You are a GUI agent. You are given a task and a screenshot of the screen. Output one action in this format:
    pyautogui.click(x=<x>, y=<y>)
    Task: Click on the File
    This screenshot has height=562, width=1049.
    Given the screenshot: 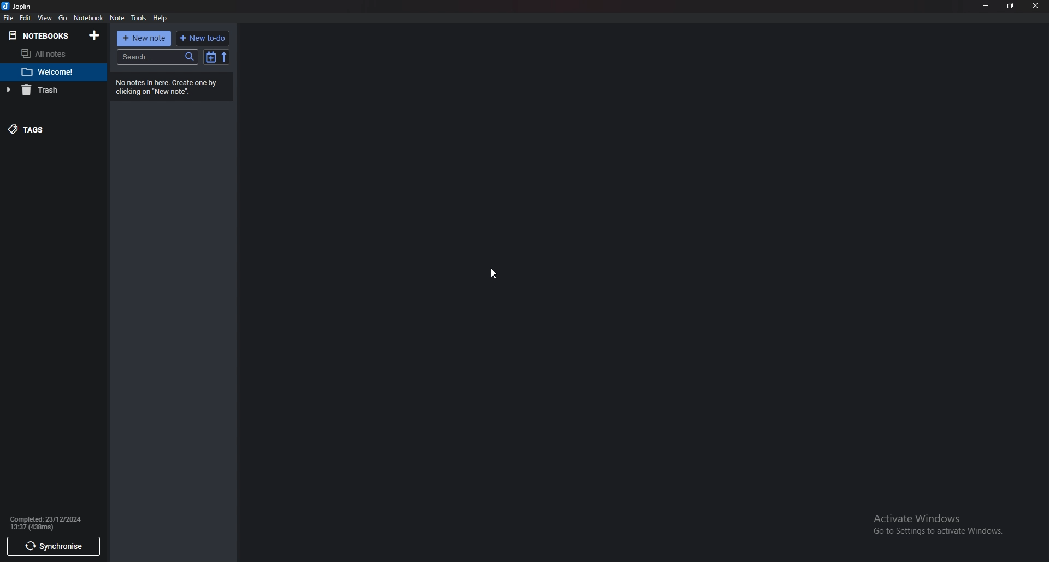 What is the action you would take?
    pyautogui.click(x=8, y=17)
    